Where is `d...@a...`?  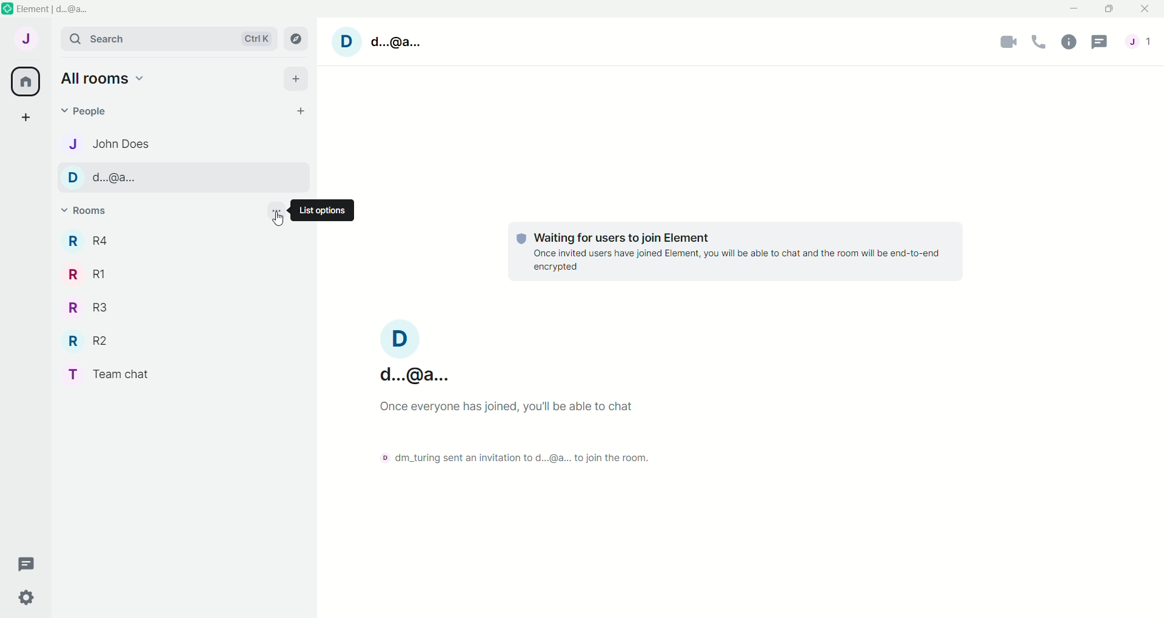 d...@a... is located at coordinates (418, 374).